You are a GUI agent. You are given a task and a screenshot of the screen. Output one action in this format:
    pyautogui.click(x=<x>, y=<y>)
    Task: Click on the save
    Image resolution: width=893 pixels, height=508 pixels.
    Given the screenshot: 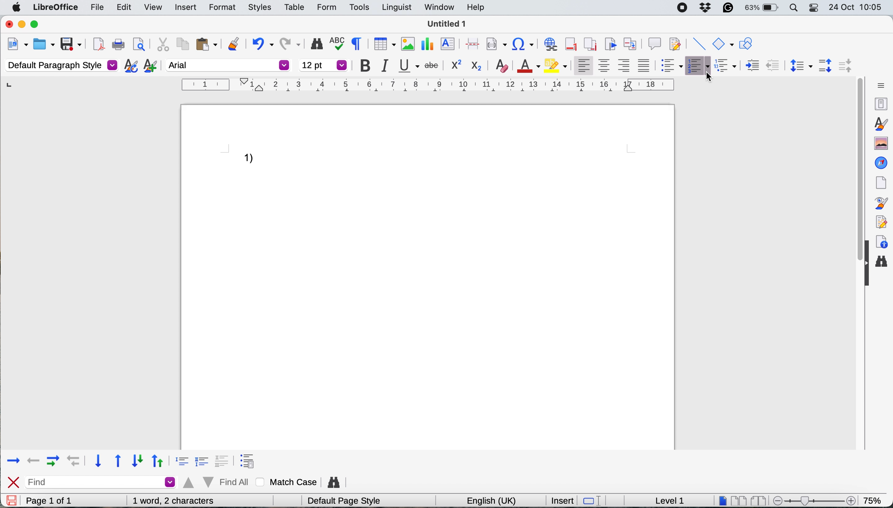 What is the action you would take?
    pyautogui.click(x=11, y=500)
    